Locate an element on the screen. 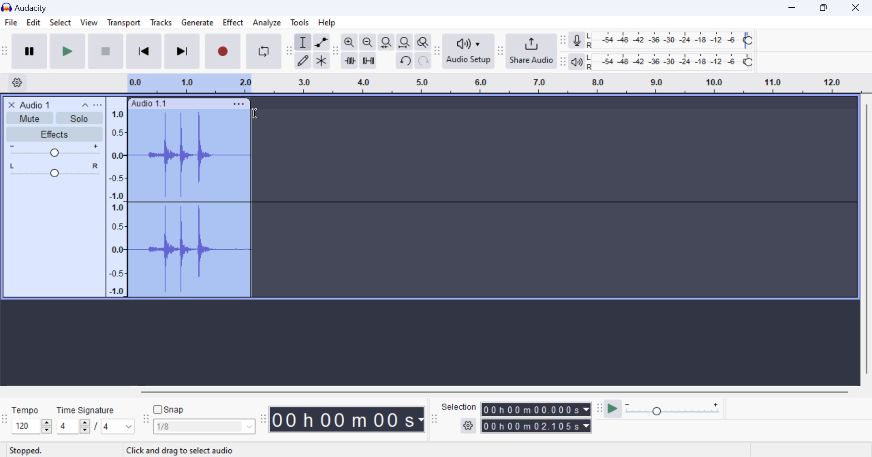 The width and height of the screenshot is (872, 457). Clip Timeline is located at coordinates (485, 84).